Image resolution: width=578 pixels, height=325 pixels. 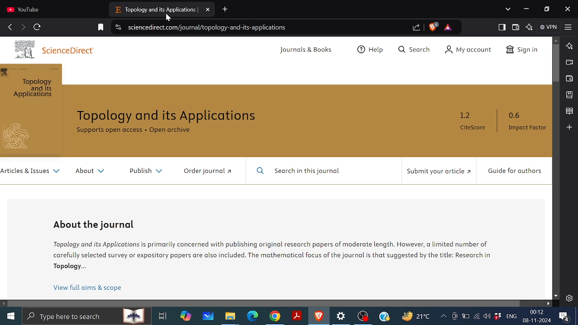 What do you see at coordinates (568, 10) in the screenshot?
I see `close` at bounding box center [568, 10].